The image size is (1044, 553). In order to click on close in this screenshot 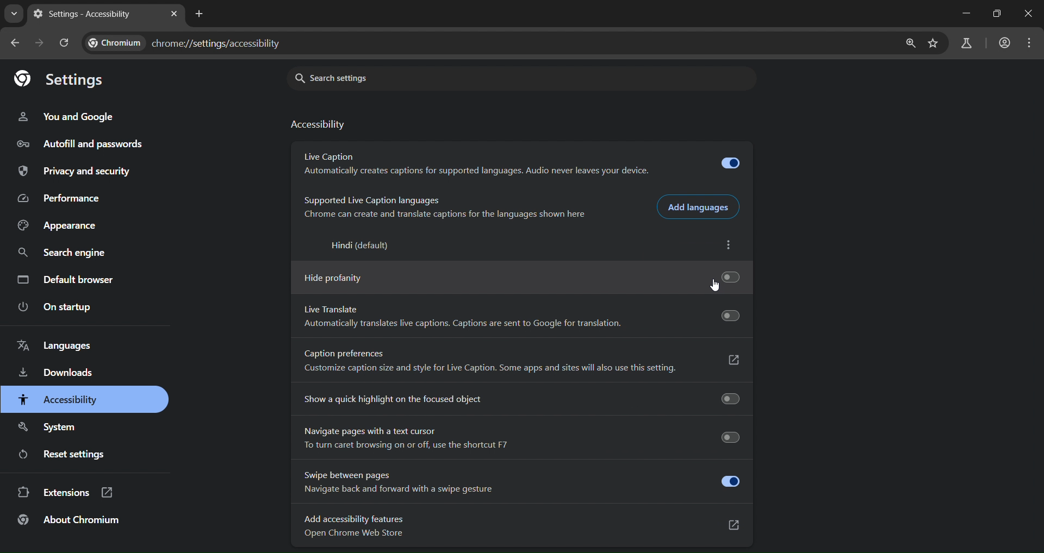, I will do `click(1030, 15)`.